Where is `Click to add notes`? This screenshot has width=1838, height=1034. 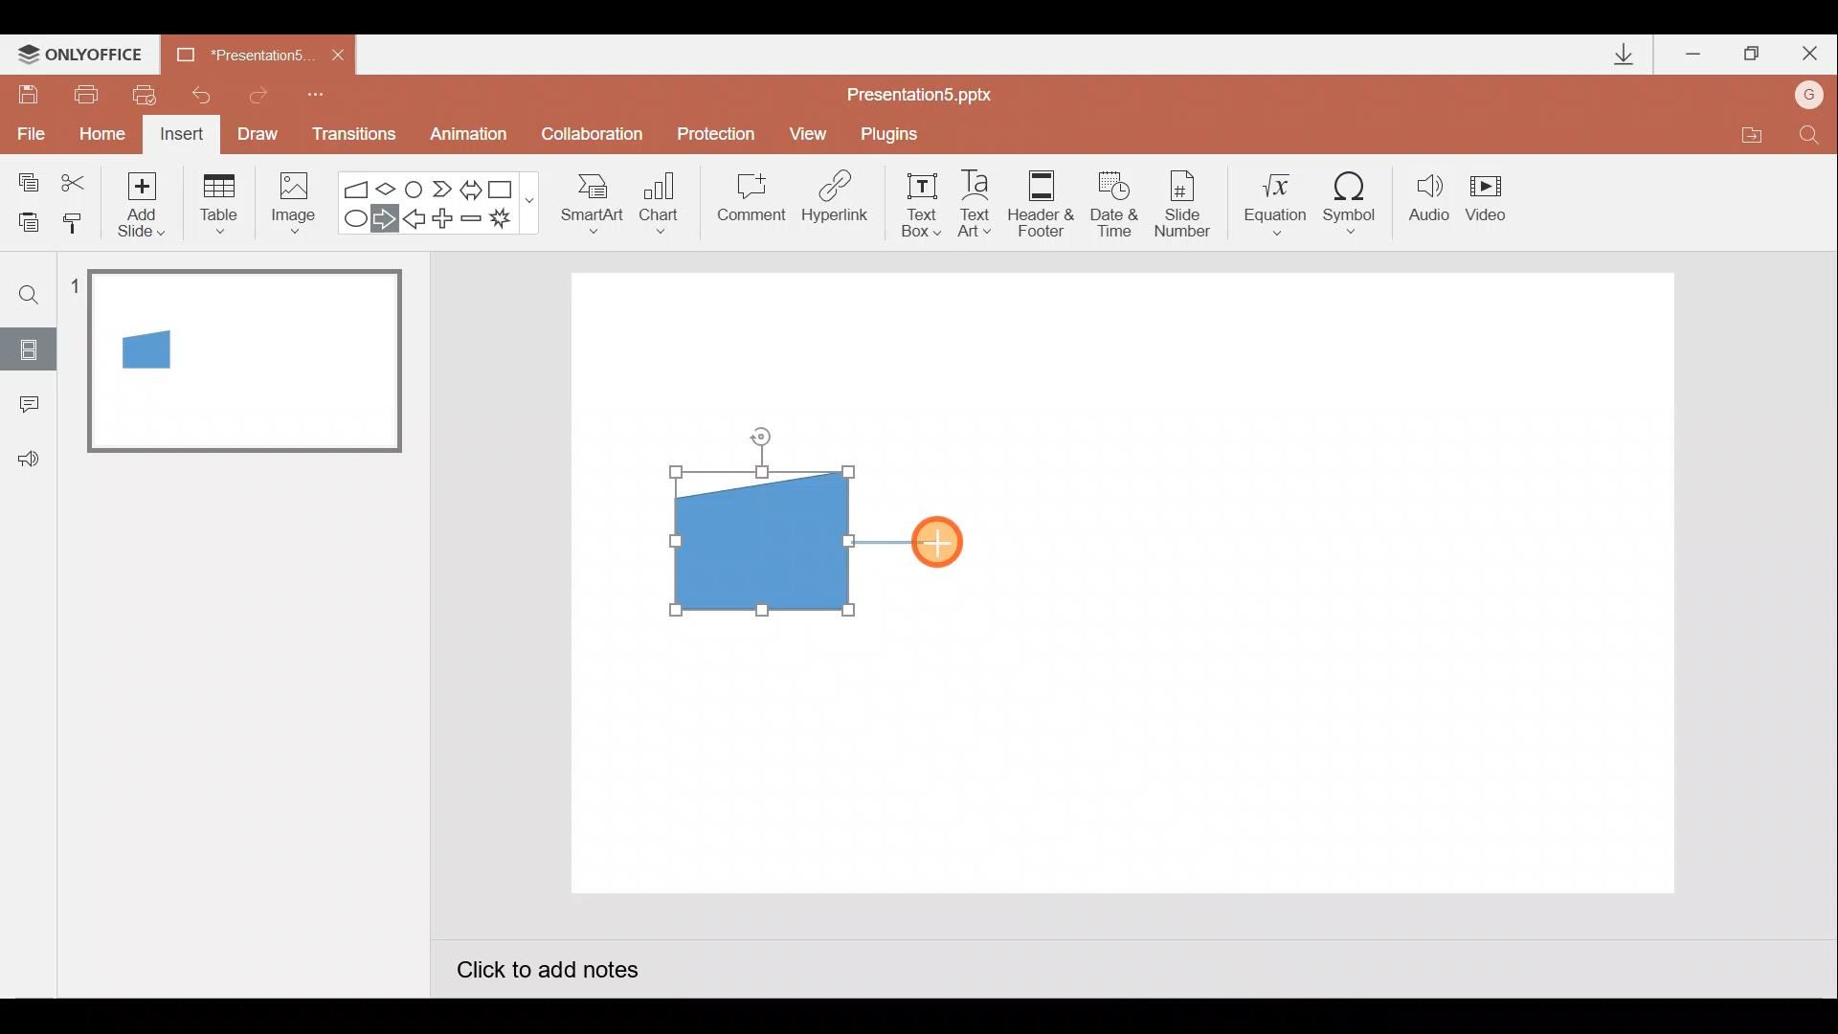 Click to add notes is located at coordinates (546, 973).